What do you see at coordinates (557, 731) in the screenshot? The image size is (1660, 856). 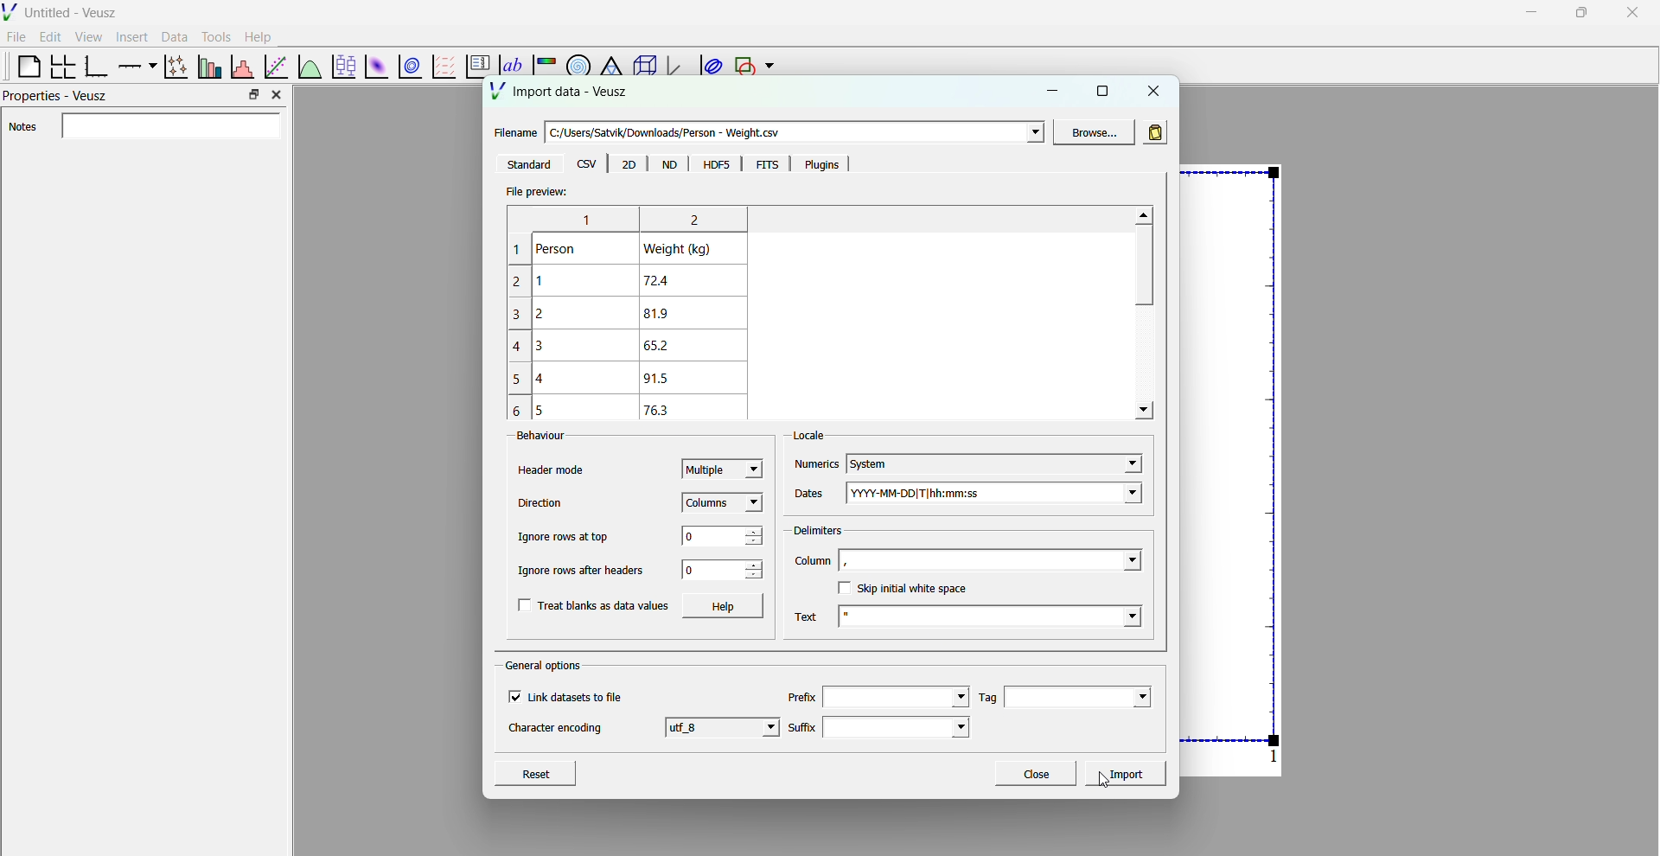 I see `Character encoding` at bounding box center [557, 731].